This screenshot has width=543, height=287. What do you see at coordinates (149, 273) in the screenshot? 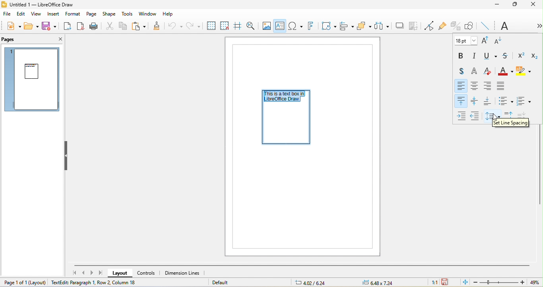
I see `controls` at bounding box center [149, 273].